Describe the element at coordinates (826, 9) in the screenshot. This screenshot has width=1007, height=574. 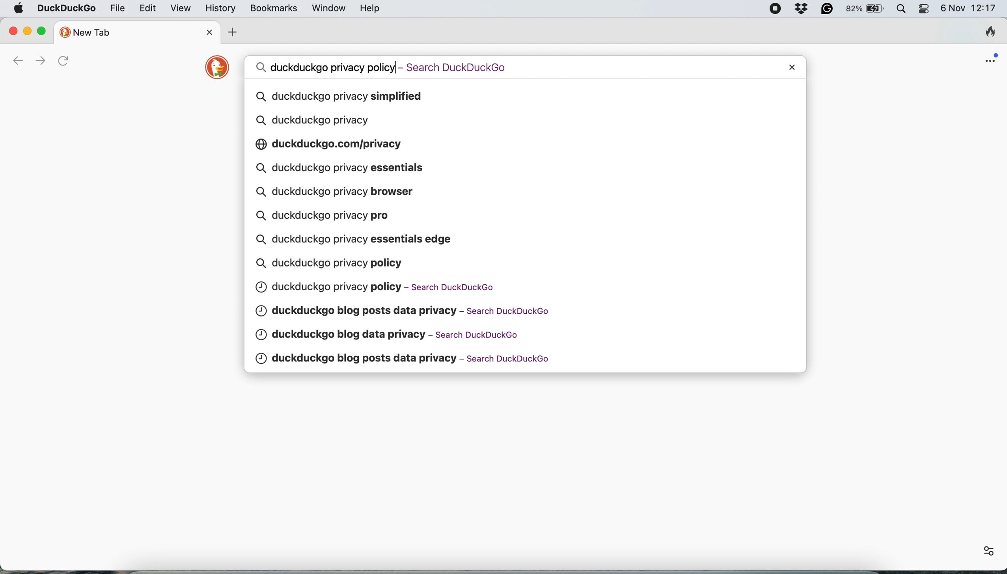
I see `grammarly` at that location.